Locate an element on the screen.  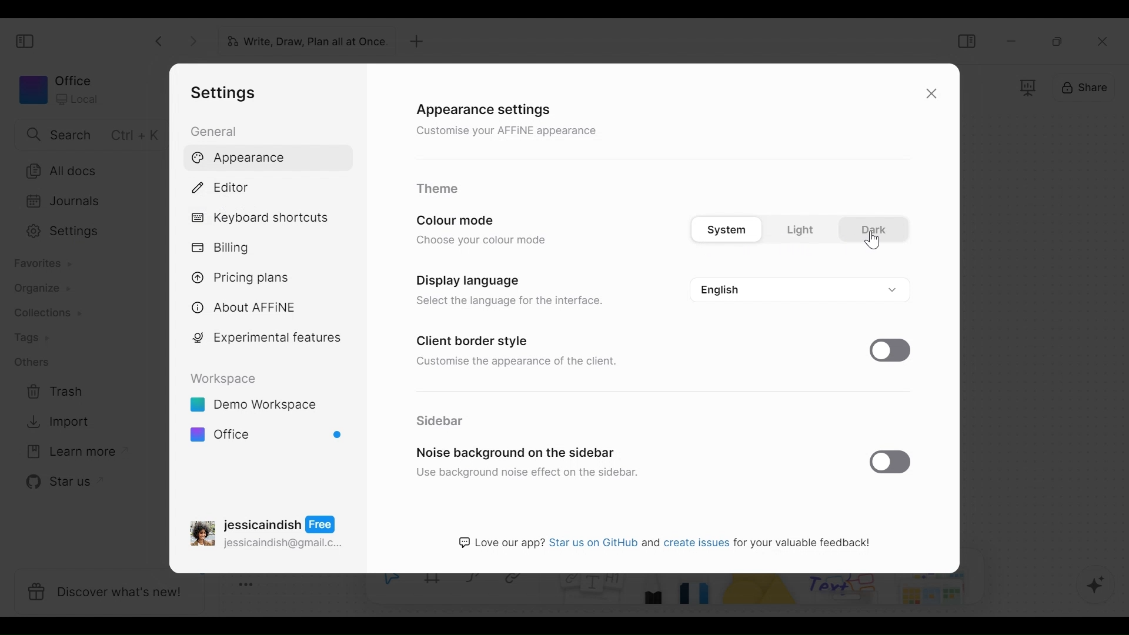
Click to go back is located at coordinates (158, 41).